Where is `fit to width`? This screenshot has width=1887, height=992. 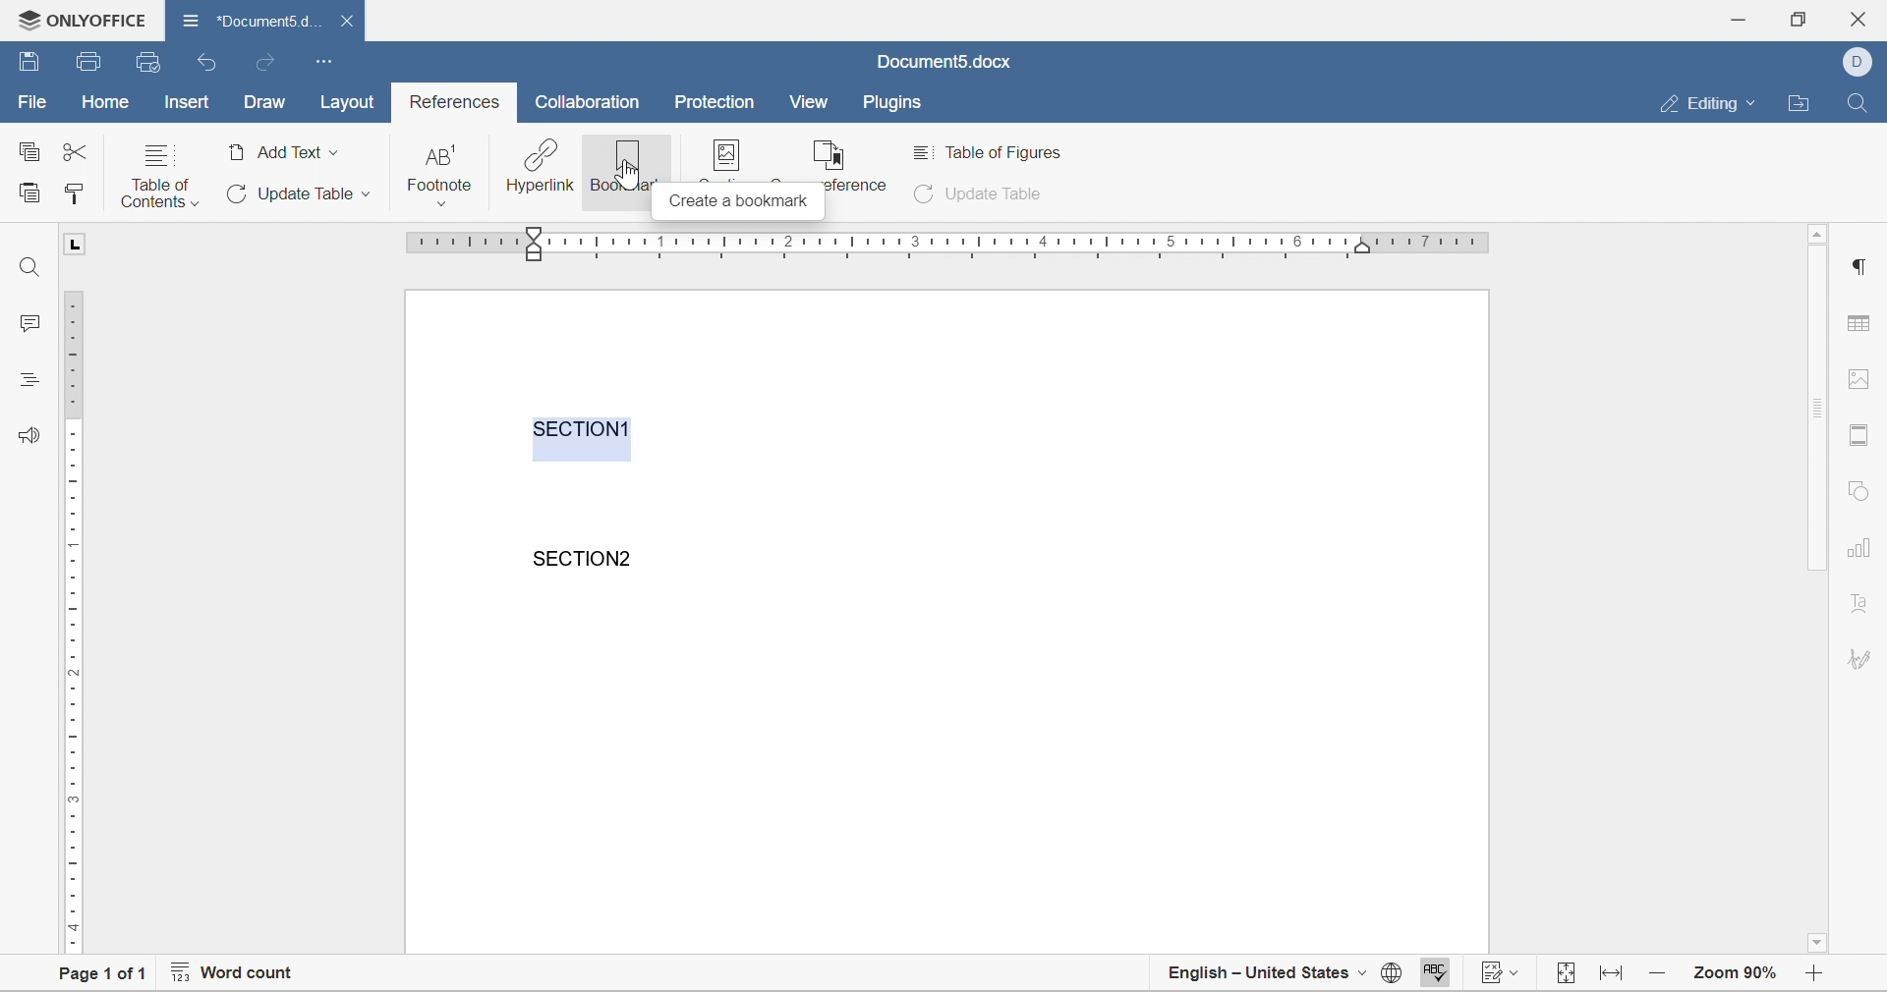
fit to width is located at coordinates (1614, 979).